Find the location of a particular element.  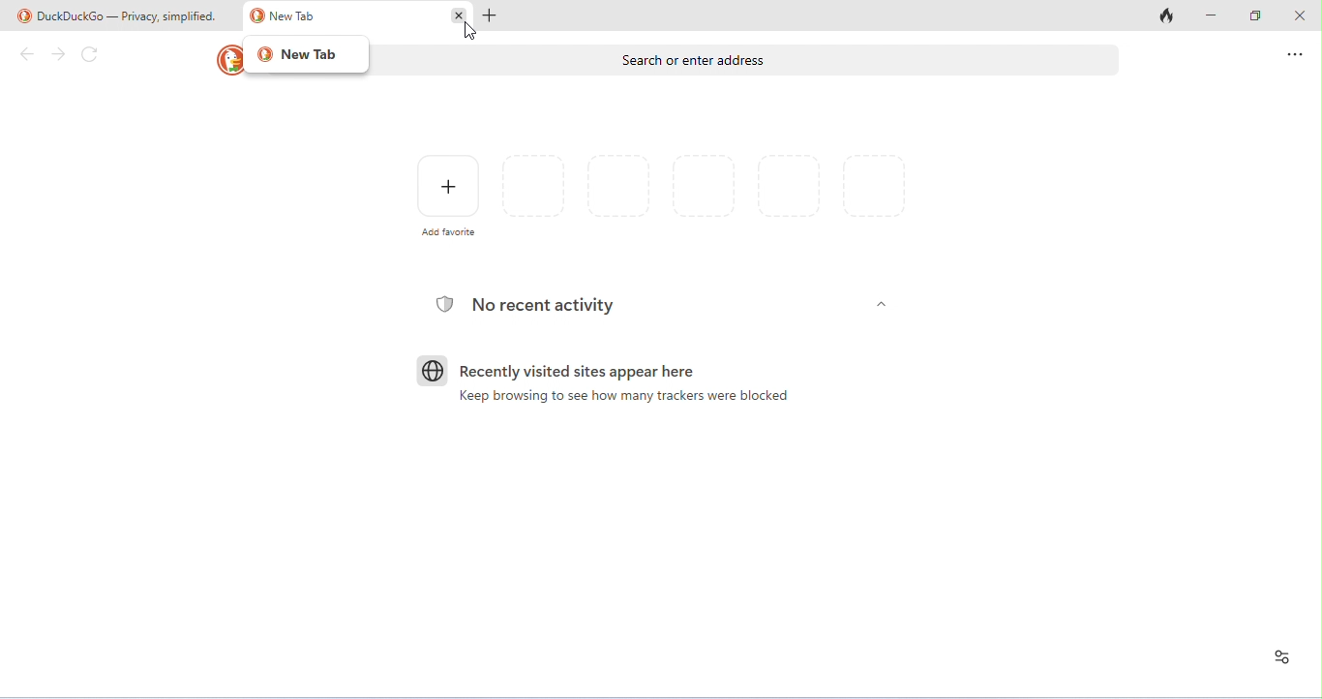

new tab dialog box is located at coordinates (308, 55).